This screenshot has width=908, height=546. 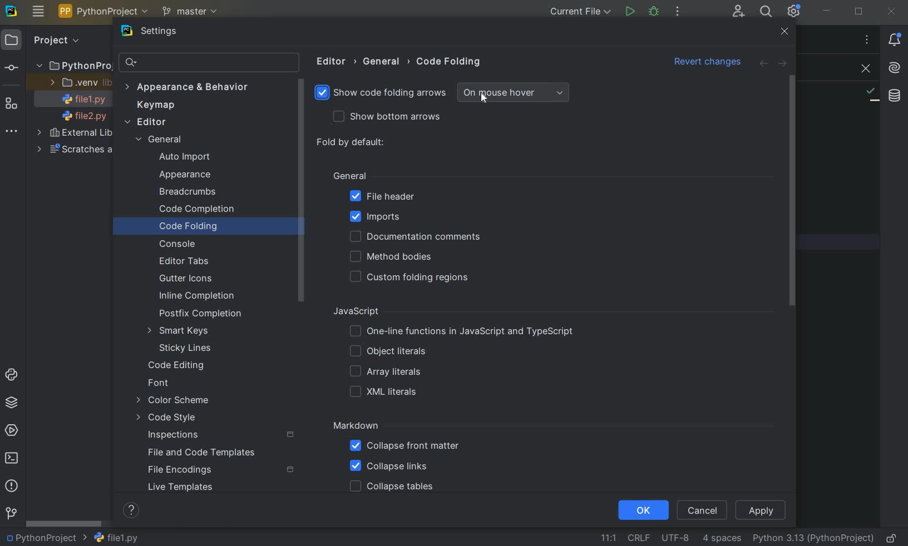 What do you see at coordinates (184, 260) in the screenshot?
I see `EDITOR TABS` at bounding box center [184, 260].